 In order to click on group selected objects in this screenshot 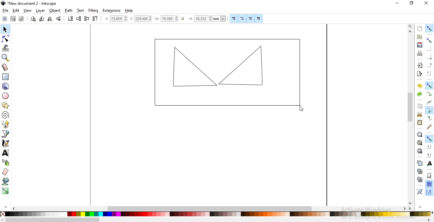, I will do `click(419, 191)`.